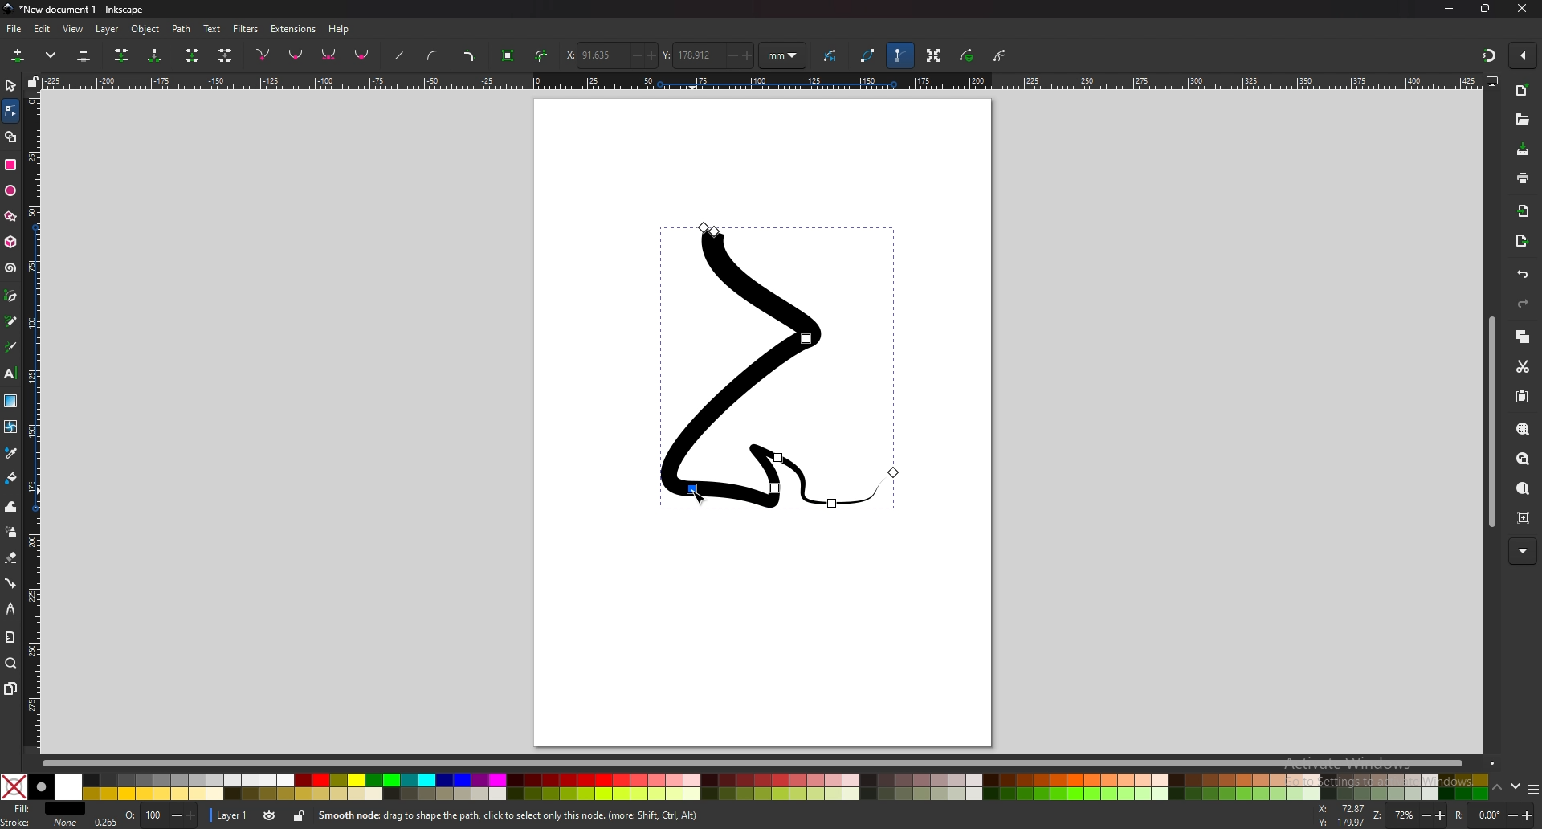 The height and width of the screenshot is (829, 1542). I want to click on erase, so click(11, 558).